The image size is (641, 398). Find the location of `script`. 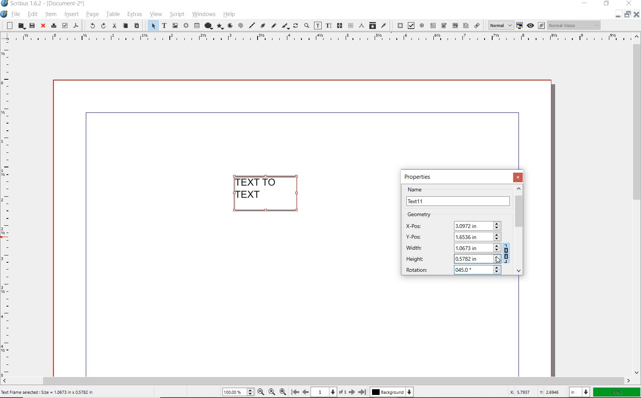

script is located at coordinates (177, 14).